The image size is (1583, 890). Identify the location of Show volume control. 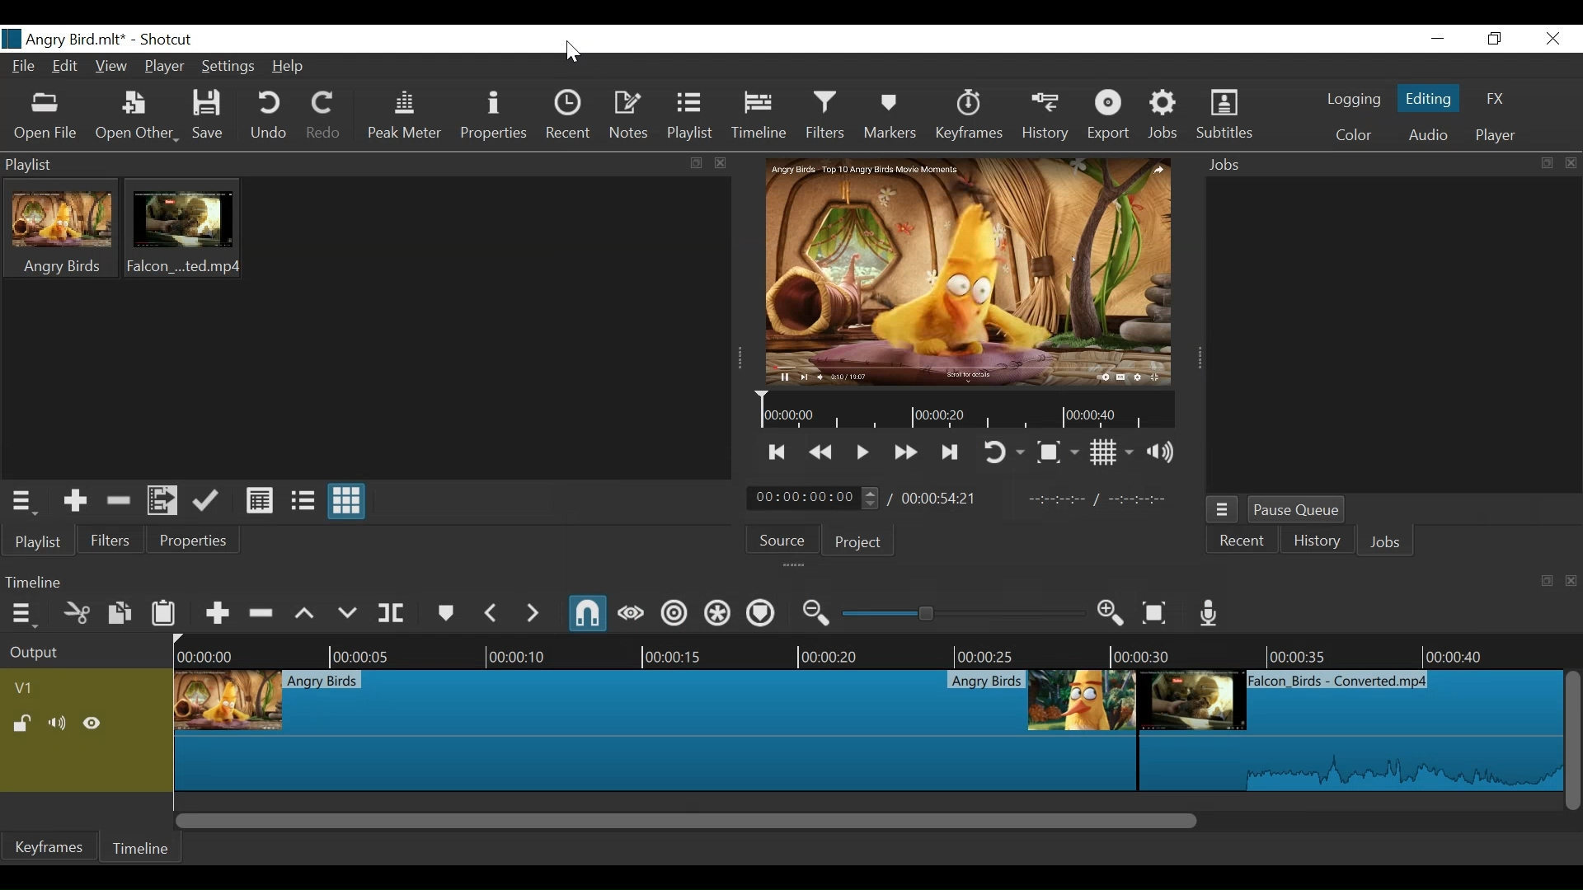
(1160, 451).